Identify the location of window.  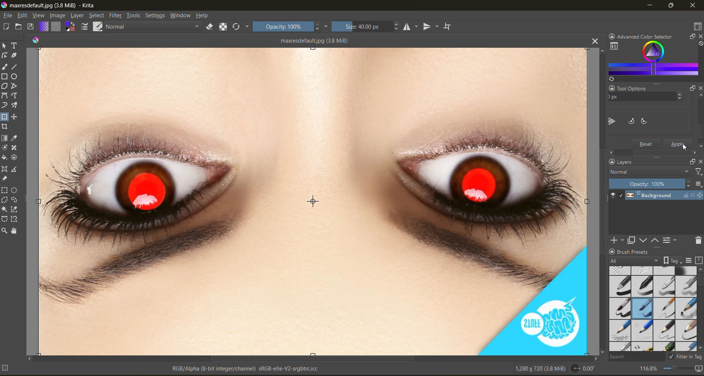
(181, 15).